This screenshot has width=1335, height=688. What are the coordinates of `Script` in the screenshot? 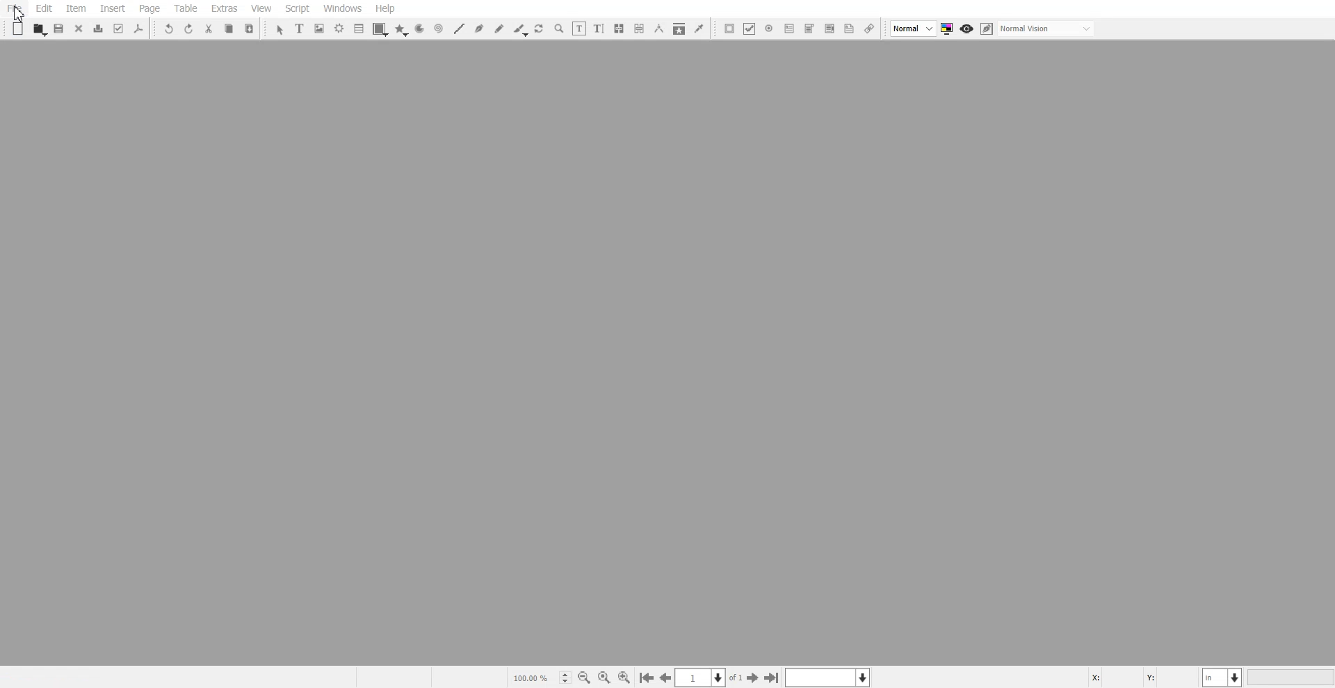 It's located at (298, 8).